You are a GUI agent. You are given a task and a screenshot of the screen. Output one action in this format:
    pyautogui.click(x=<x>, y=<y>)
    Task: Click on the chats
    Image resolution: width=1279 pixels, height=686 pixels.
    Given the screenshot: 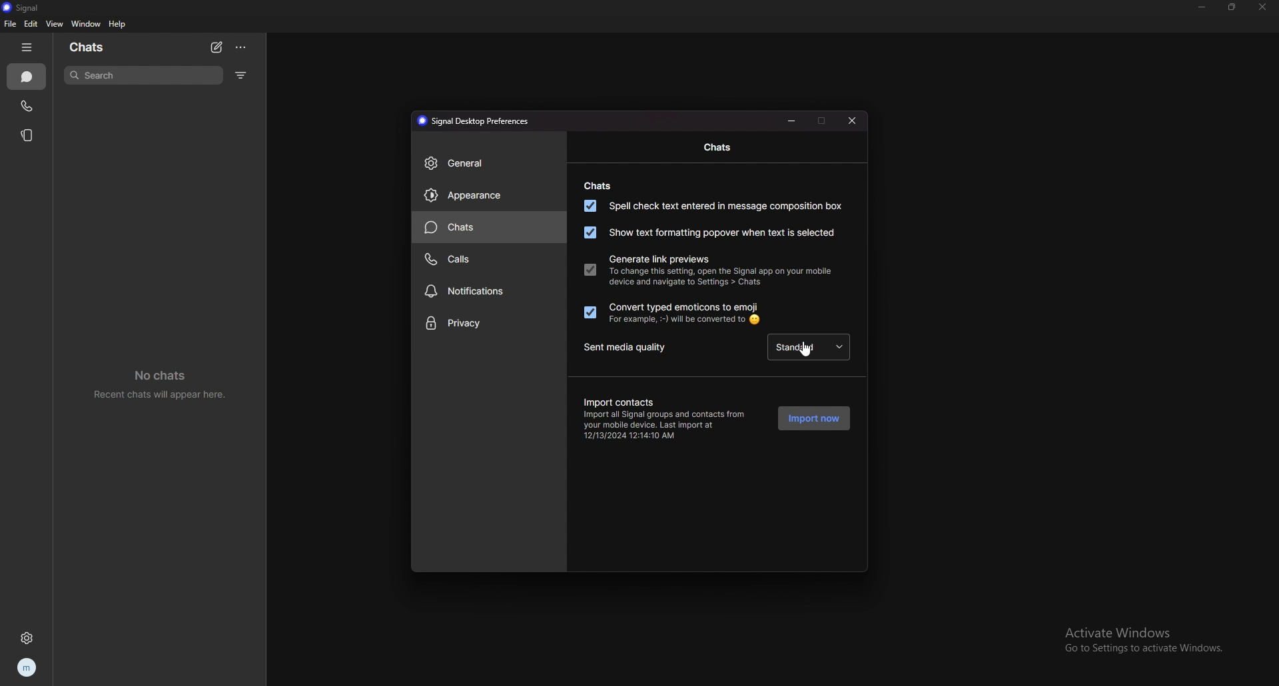 What is the action you would take?
    pyautogui.click(x=88, y=47)
    